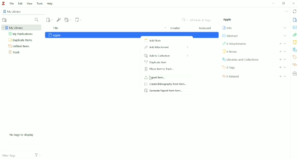 The width and height of the screenshot is (298, 159). What do you see at coordinates (294, 50) in the screenshot?
I see `Libraries and Collections` at bounding box center [294, 50].